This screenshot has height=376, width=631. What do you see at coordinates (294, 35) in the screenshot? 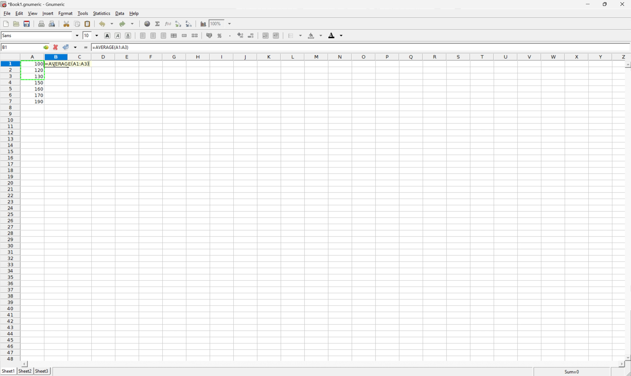
I see `Borders` at bounding box center [294, 35].